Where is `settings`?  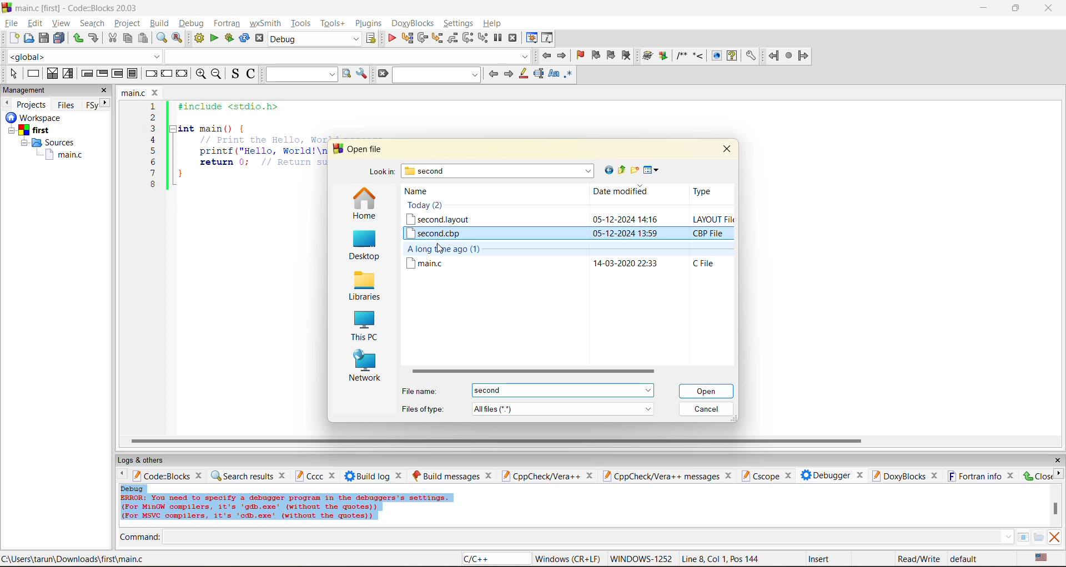
settings is located at coordinates (459, 23).